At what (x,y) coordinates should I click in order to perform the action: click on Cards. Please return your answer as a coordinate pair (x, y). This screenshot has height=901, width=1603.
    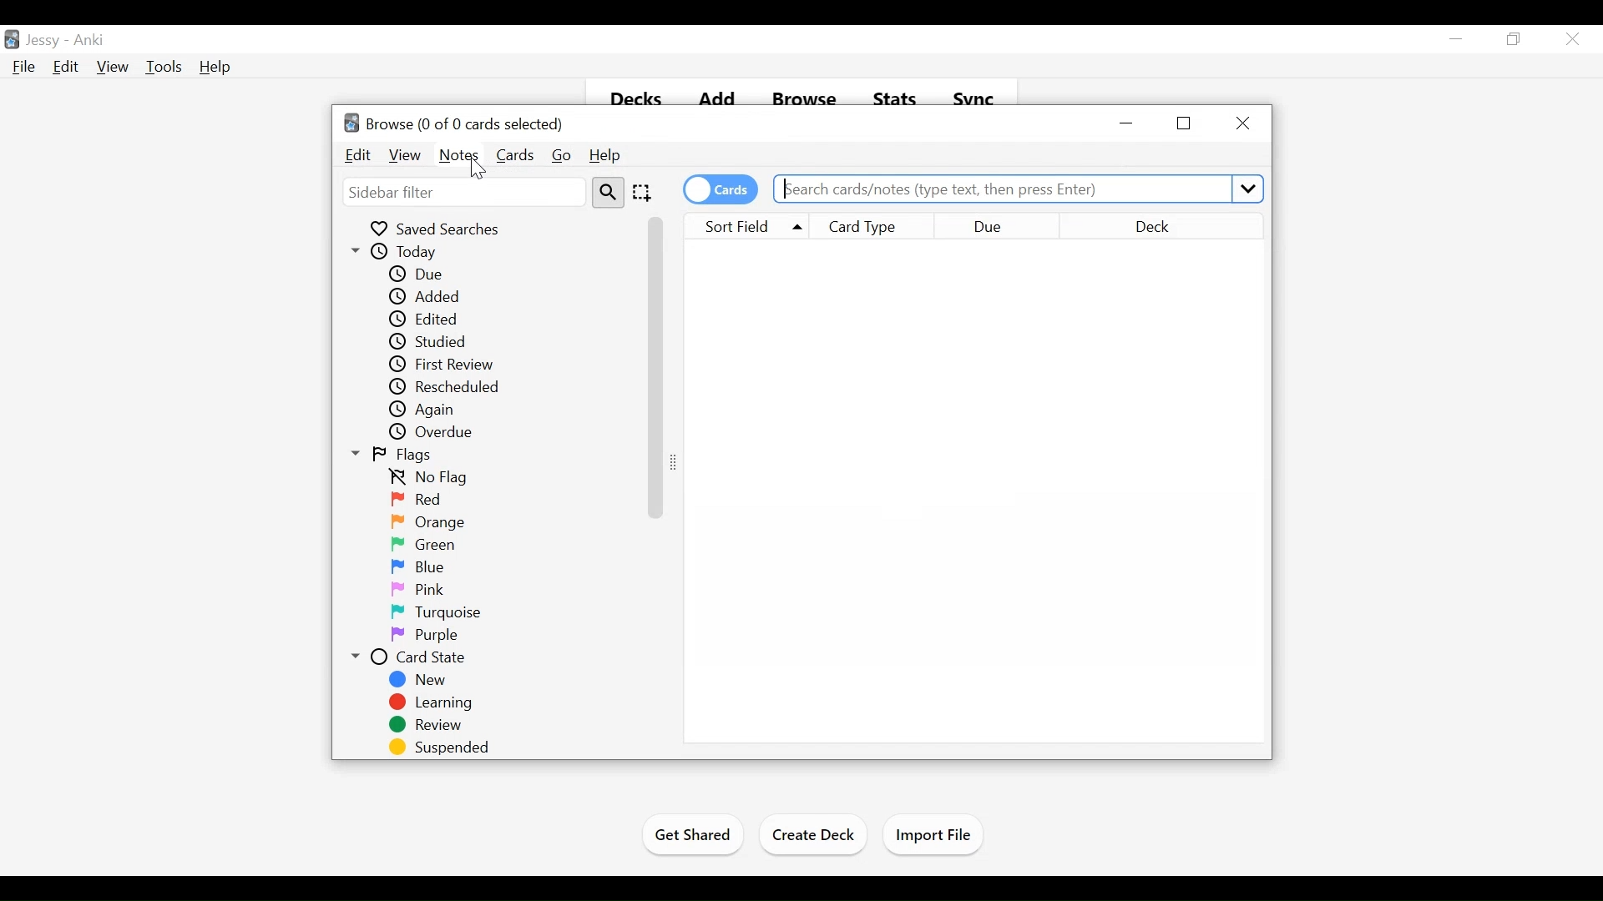
    Looking at the image, I should click on (517, 155).